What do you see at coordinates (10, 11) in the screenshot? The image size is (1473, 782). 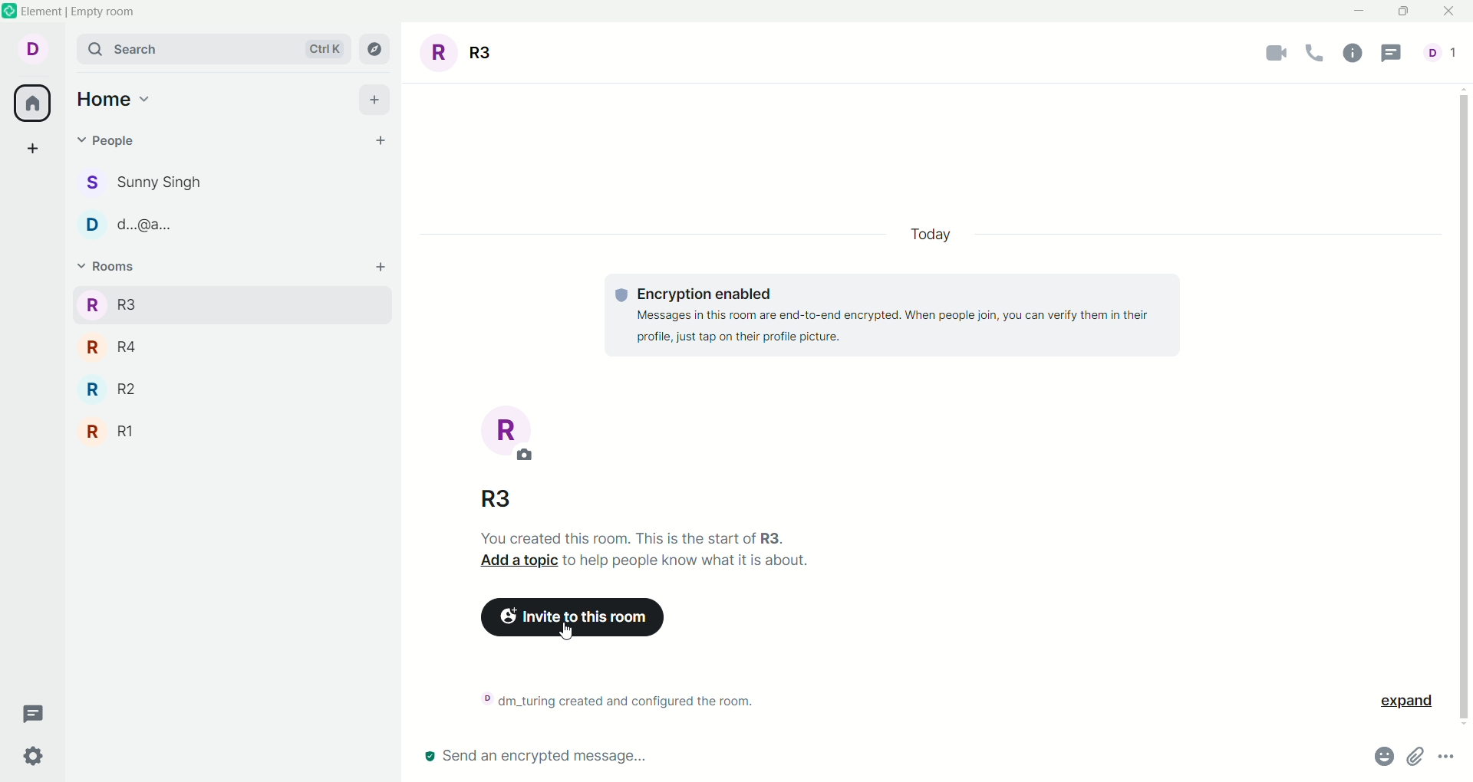 I see `logo` at bounding box center [10, 11].